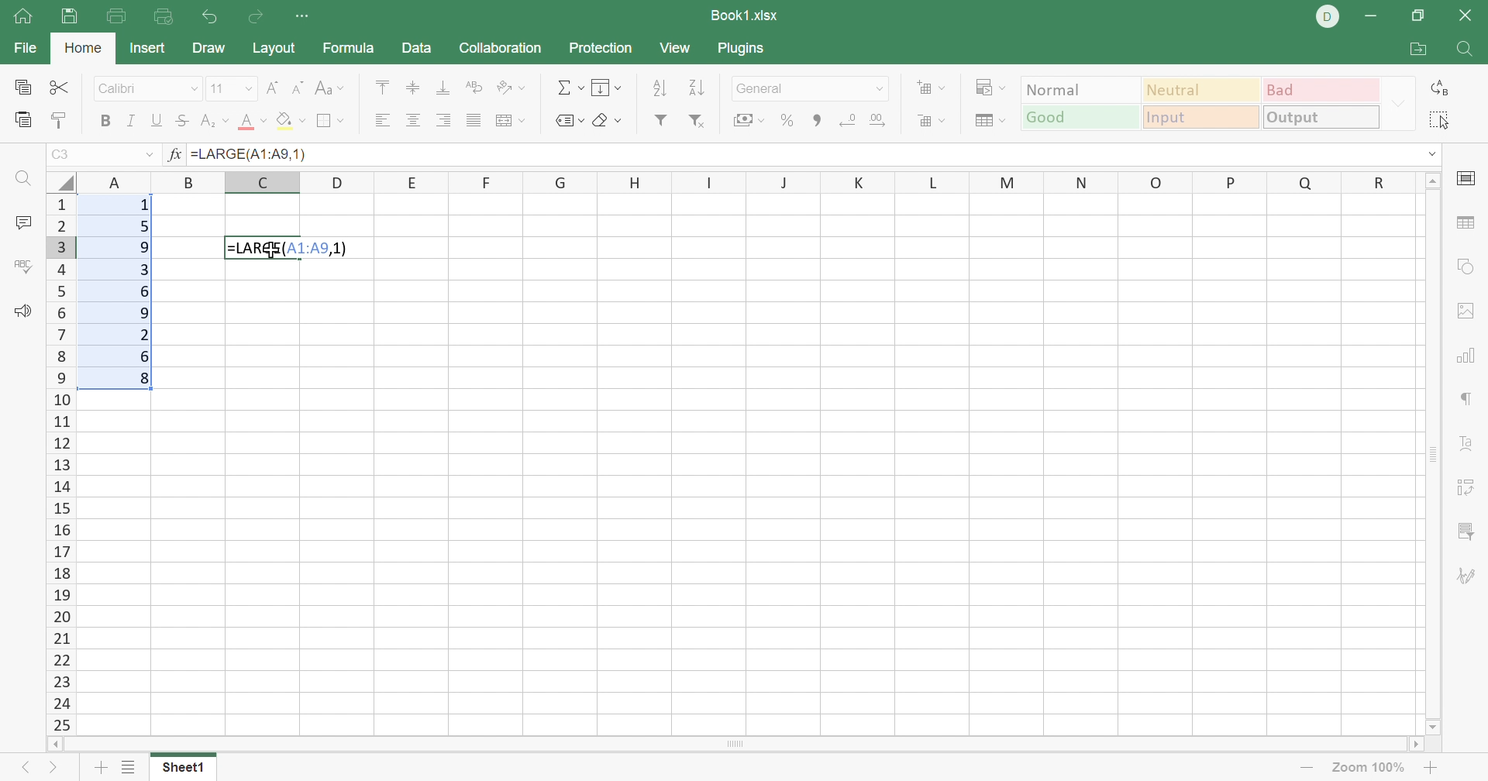  Describe the element at coordinates (71, 16) in the screenshot. I see `Save` at that location.